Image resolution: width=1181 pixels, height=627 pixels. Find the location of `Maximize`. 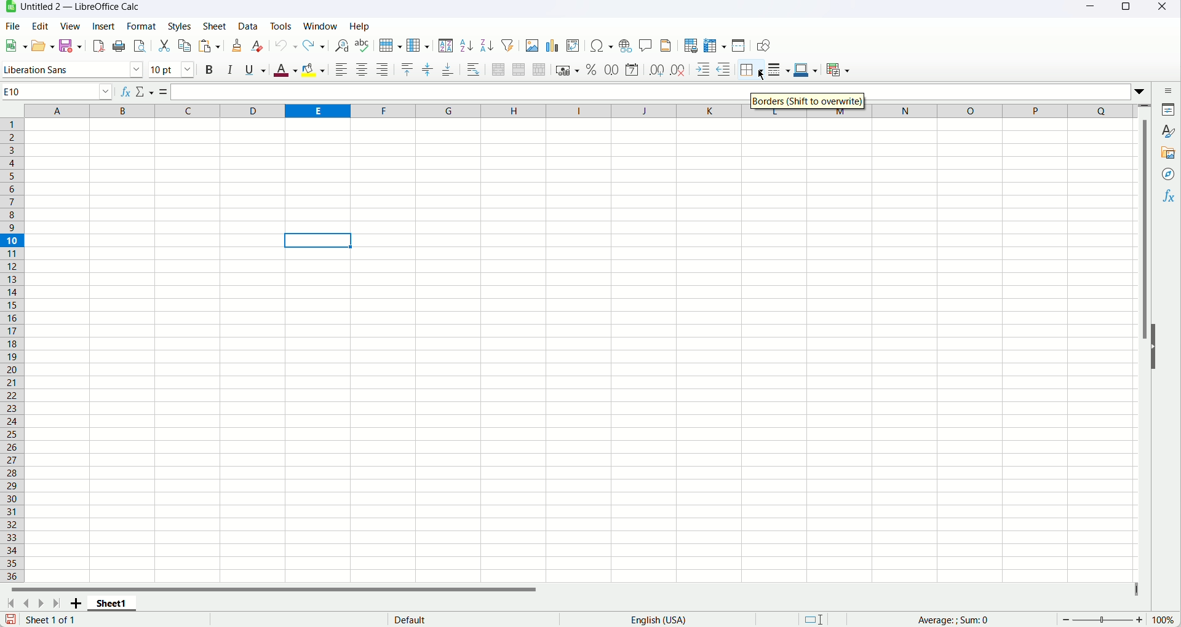

Maximize is located at coordinates (1124, 10).